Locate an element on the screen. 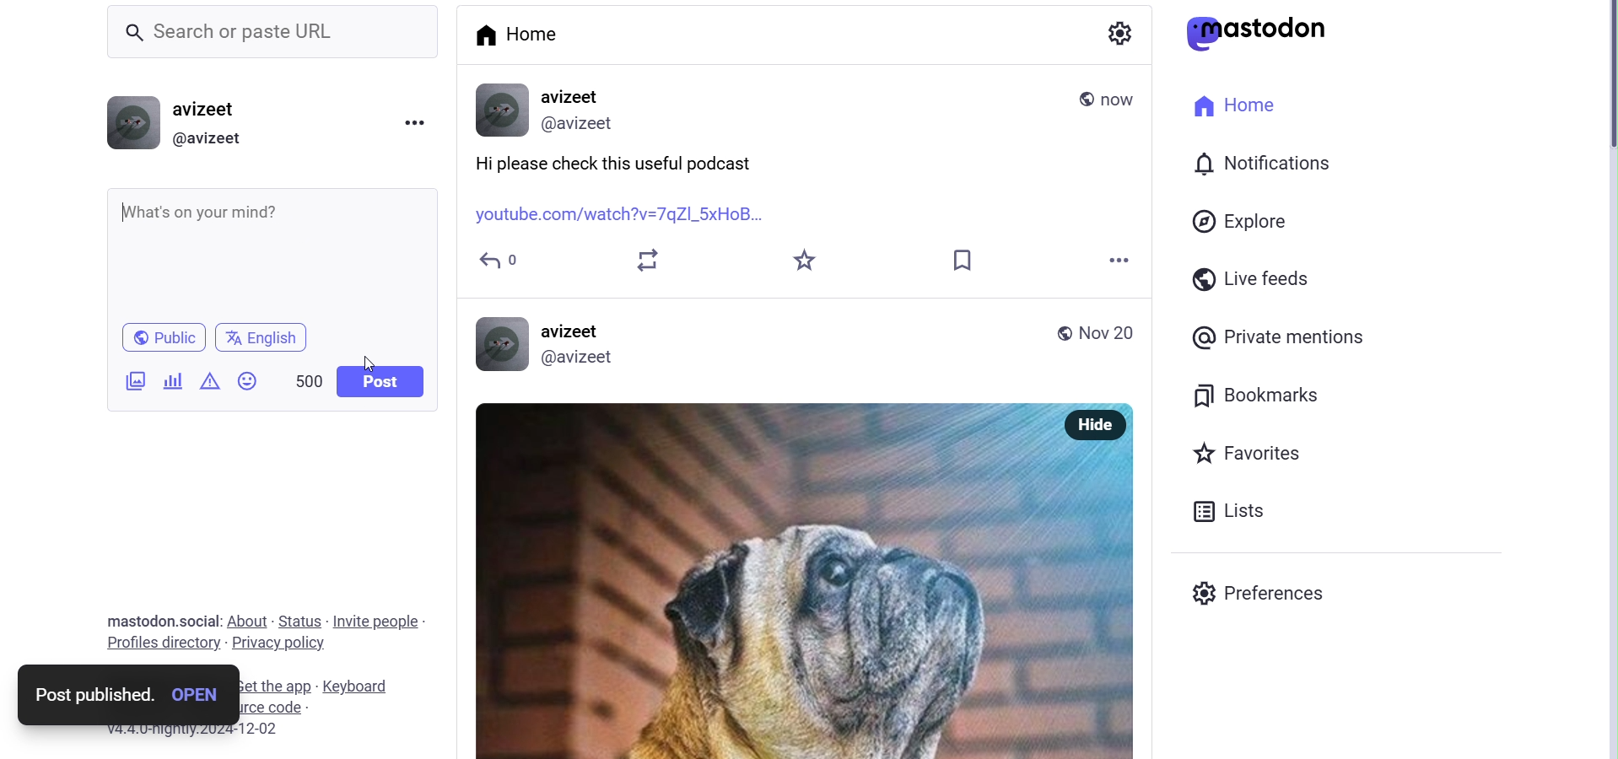  view source code is located at coordinates (304, 707).